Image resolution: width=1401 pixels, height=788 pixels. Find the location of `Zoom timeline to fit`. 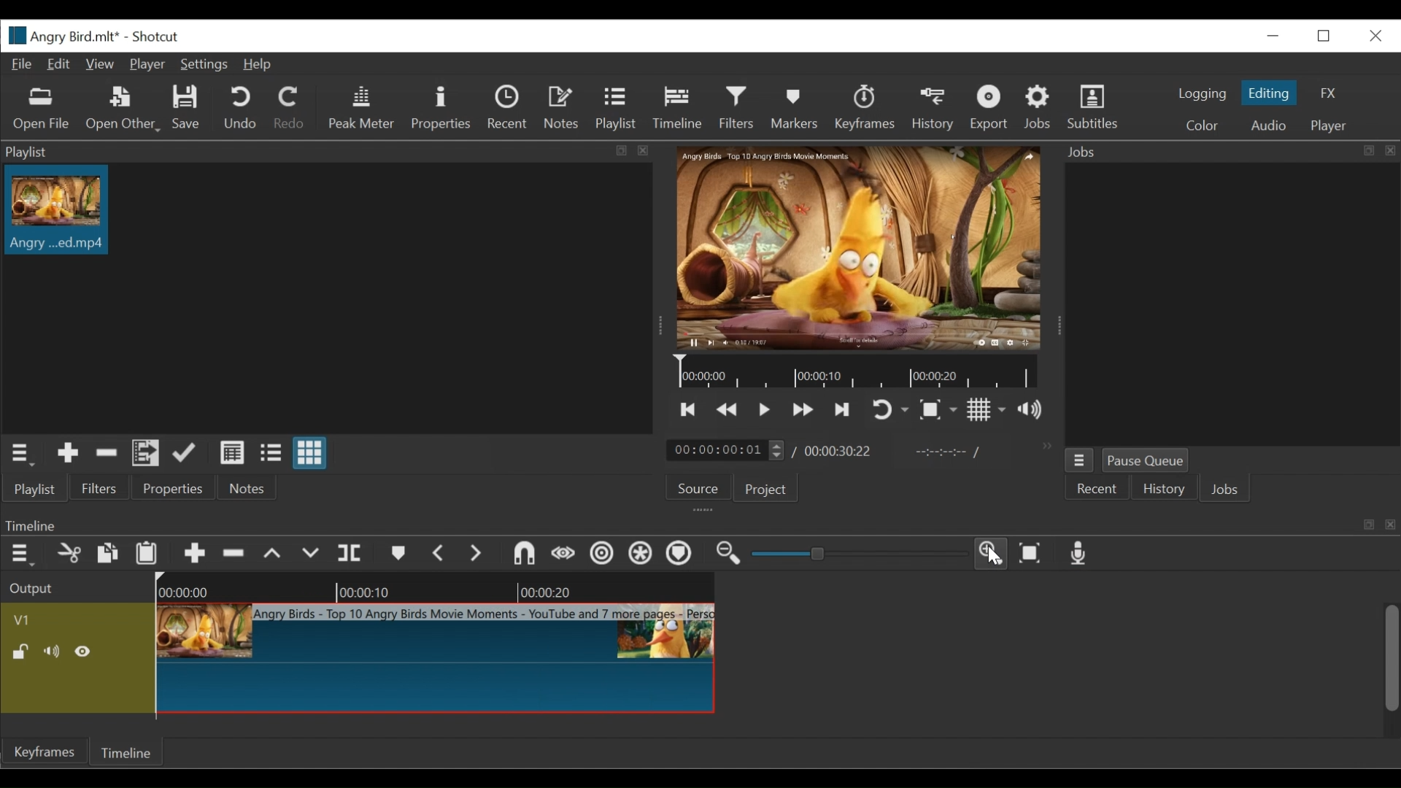

Zoom timeline to fit is located at coordinates (1033, 553).